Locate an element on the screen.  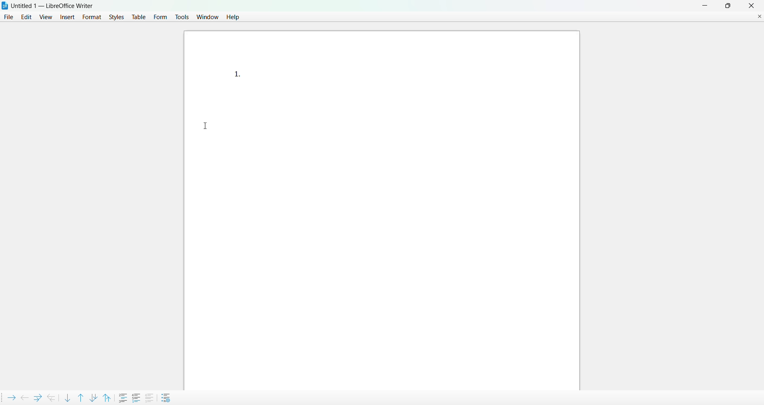
format is located at coordinates (90, 17).